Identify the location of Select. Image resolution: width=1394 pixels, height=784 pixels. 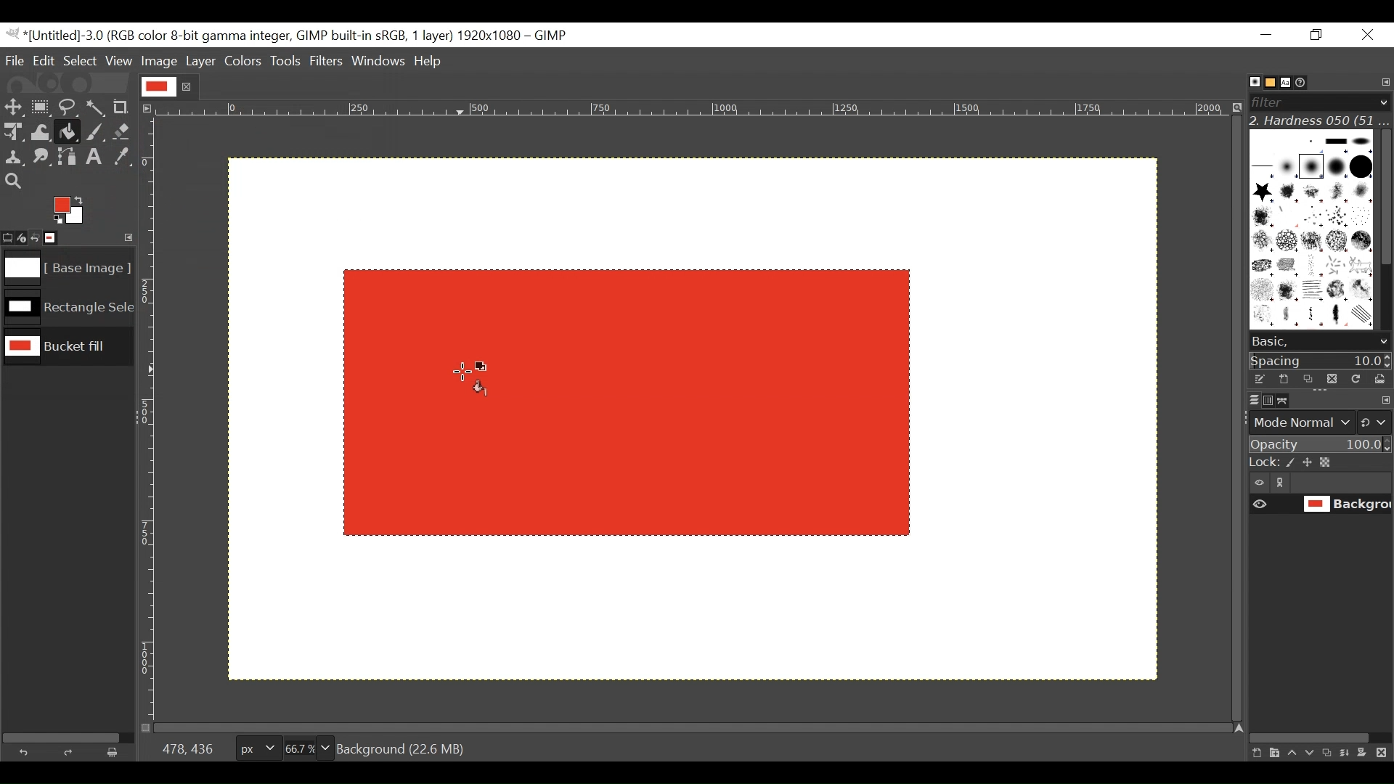
(81, 60).